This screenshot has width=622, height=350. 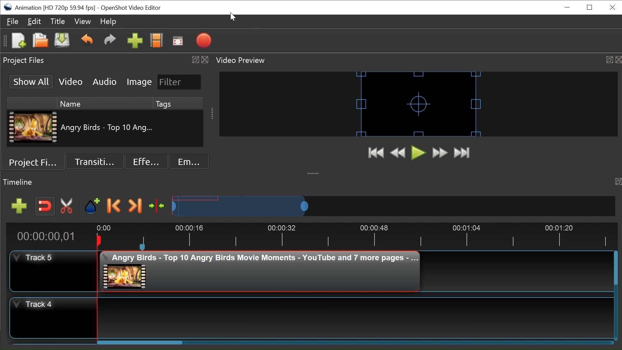 What do you see at coordinates (135, 206) in the screenshot?
I see `Next Marker` at bounding box center [135, 206].